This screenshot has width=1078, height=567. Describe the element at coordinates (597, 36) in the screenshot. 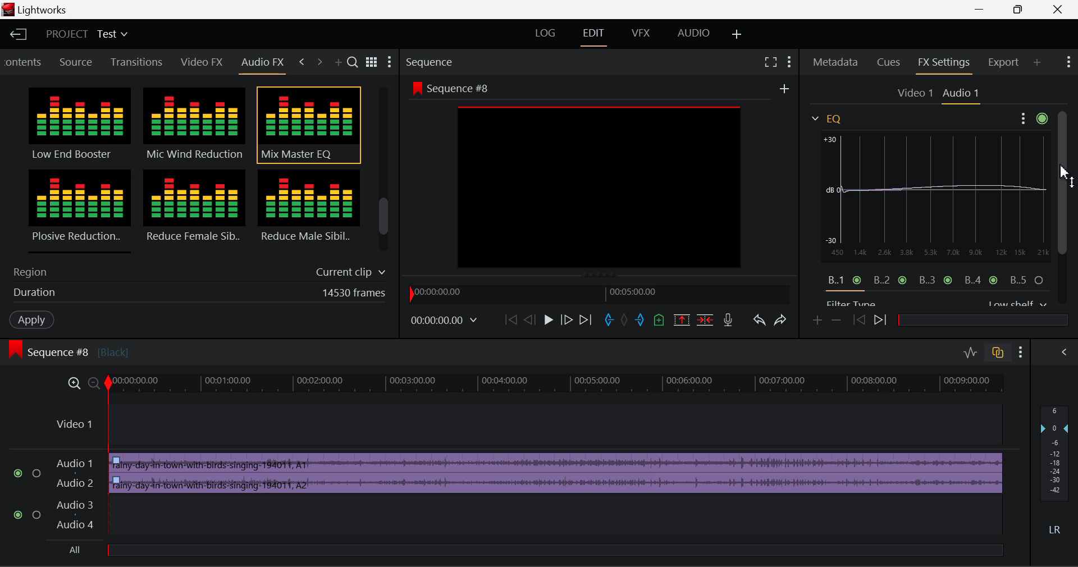

I see `EDIT Layout` at that location.